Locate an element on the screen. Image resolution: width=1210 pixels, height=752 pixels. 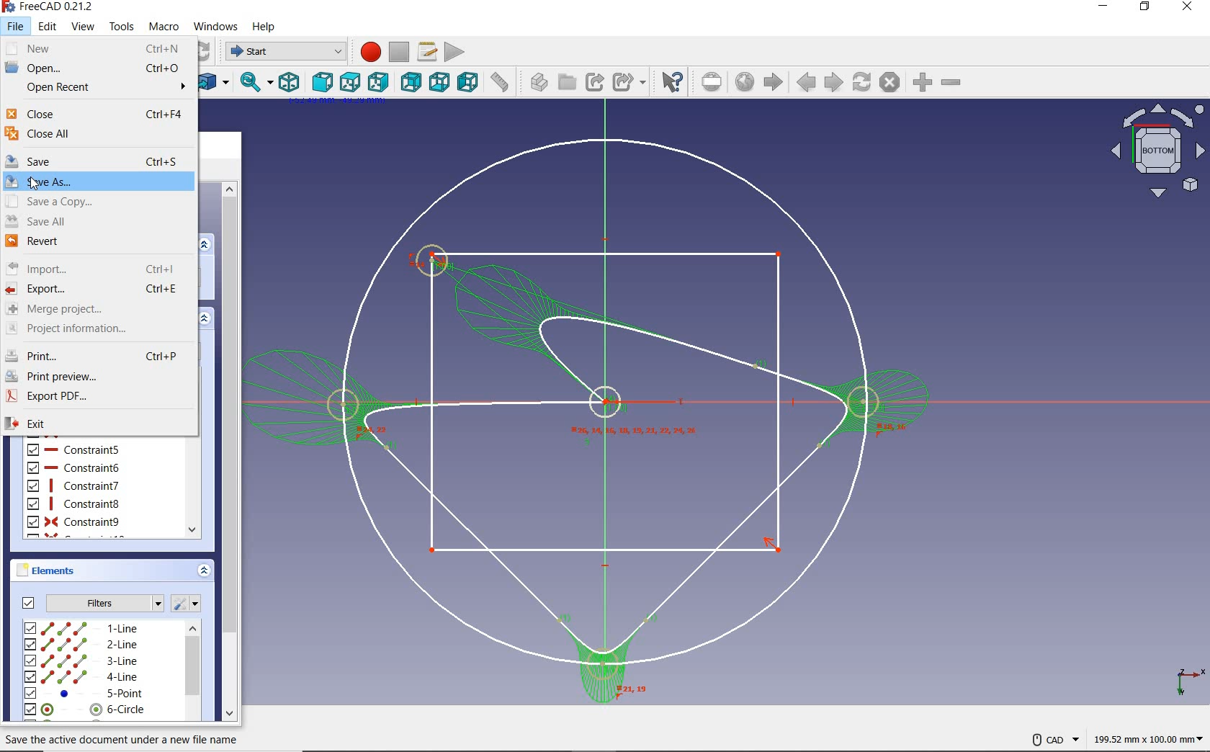
sync view is located at coordinates (254, 84).